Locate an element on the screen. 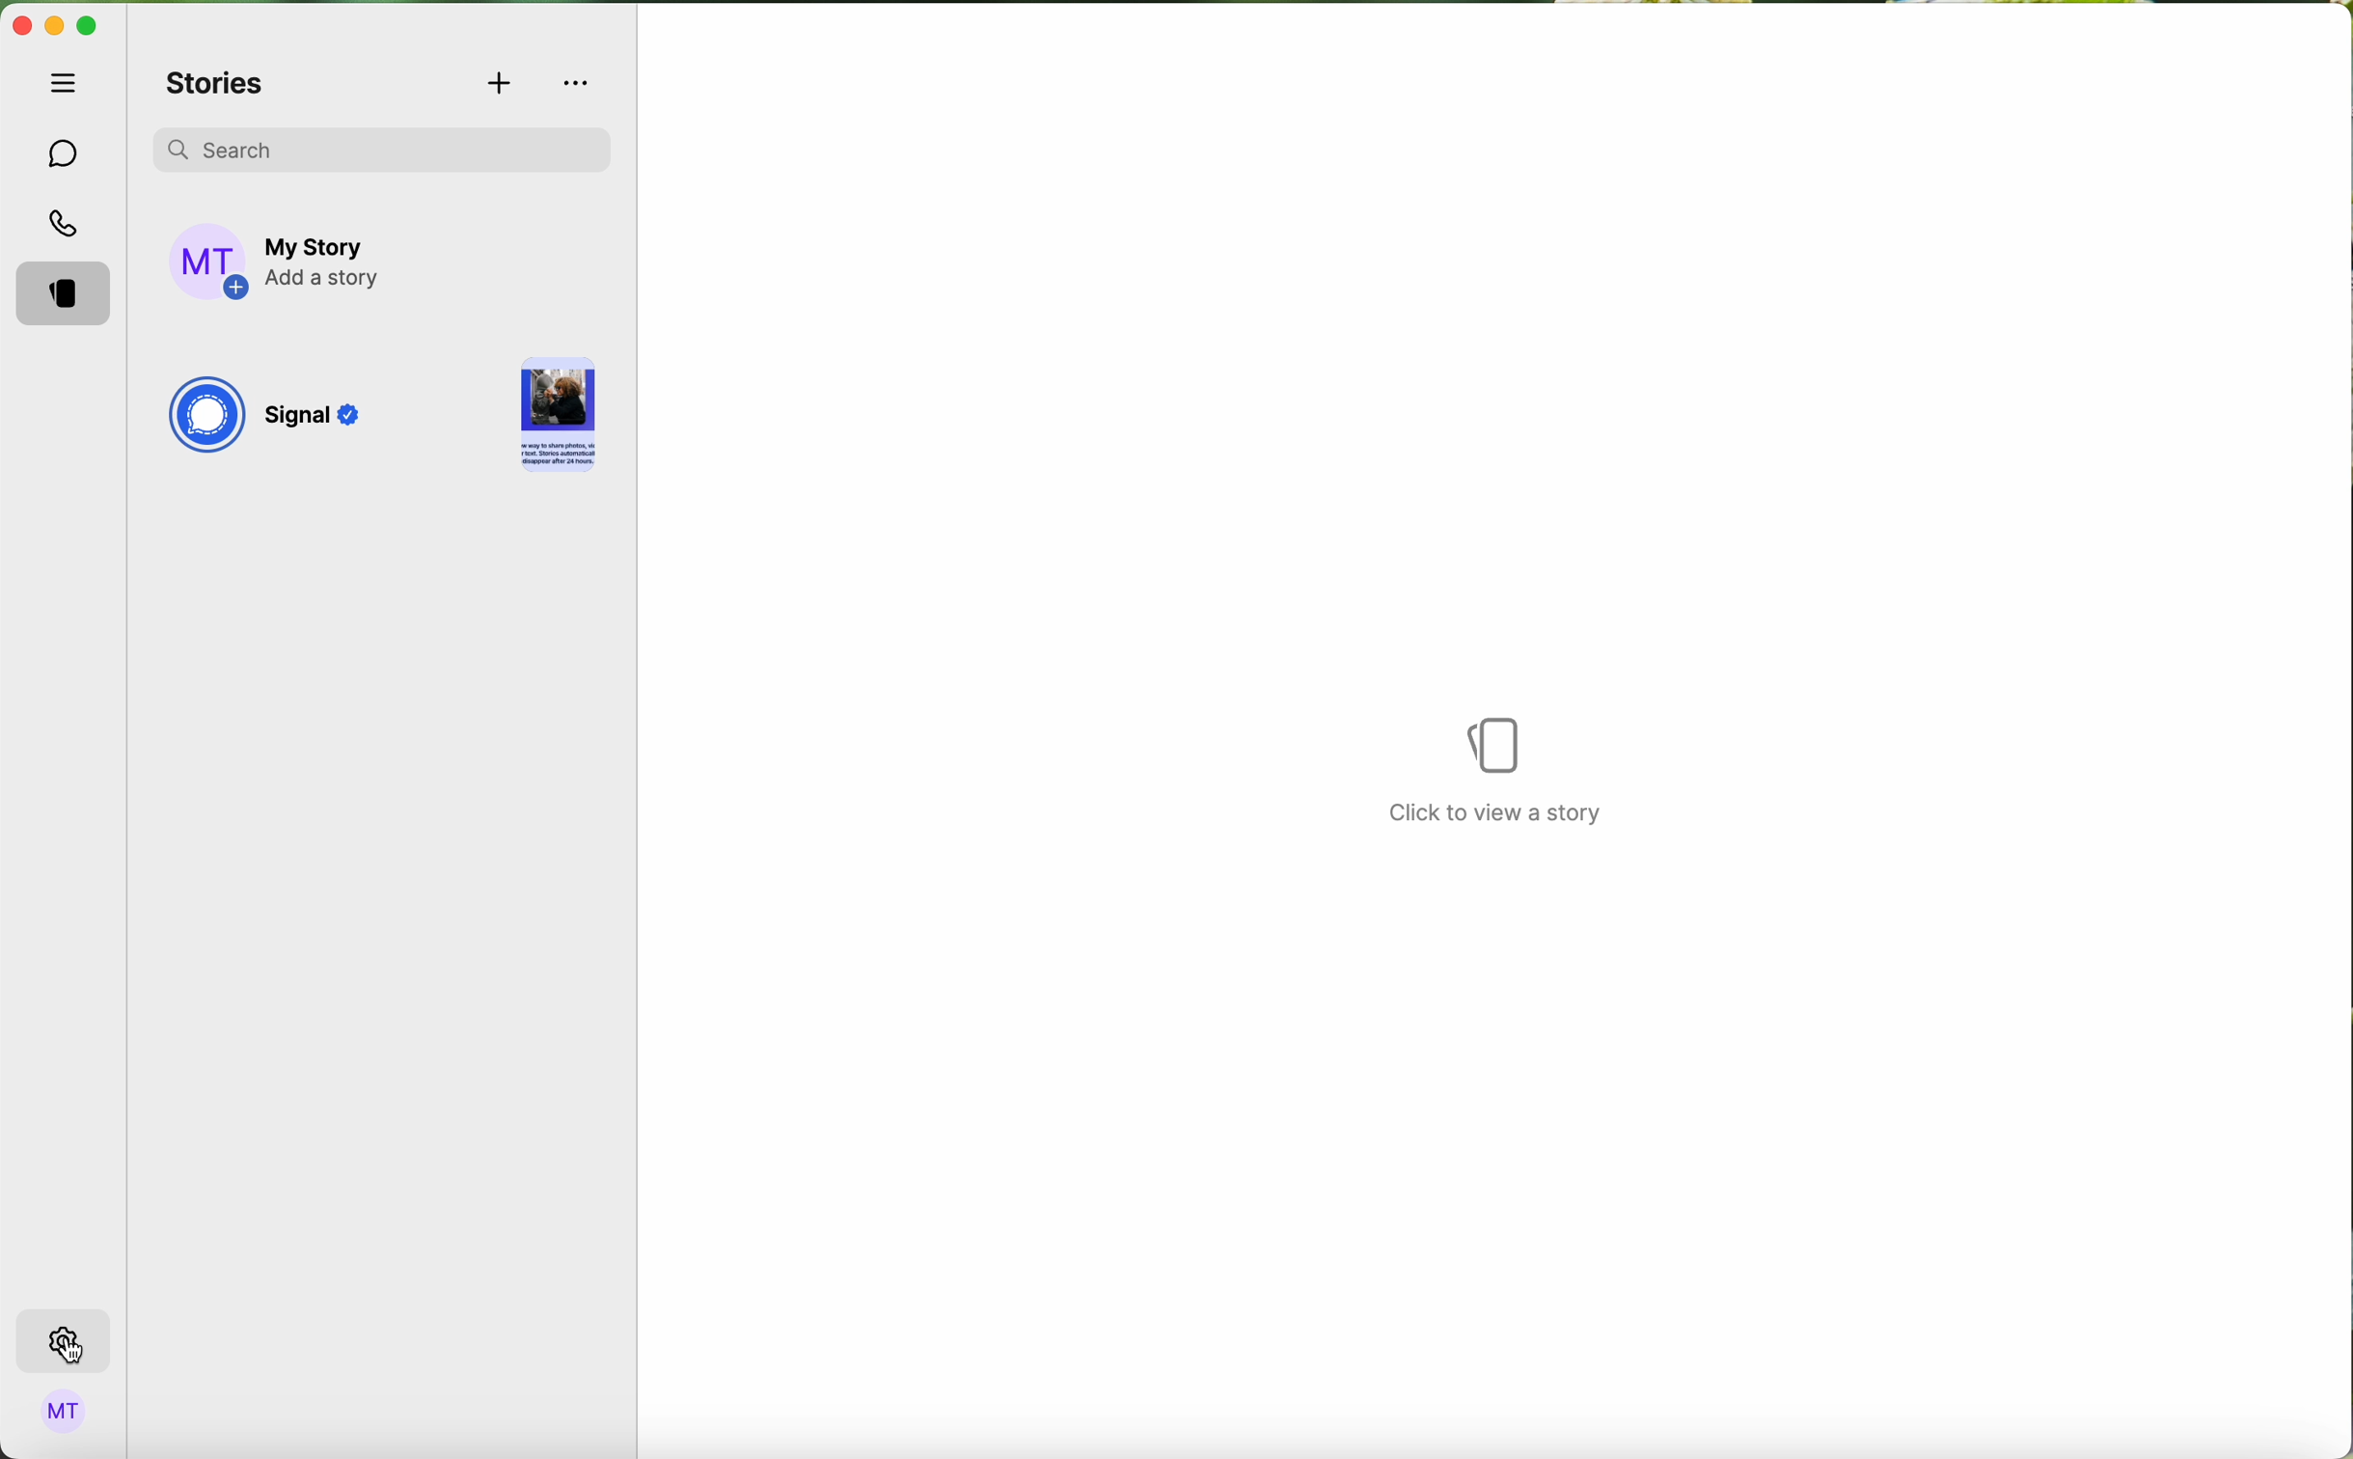  Signal is located at coordinates (317, 420).